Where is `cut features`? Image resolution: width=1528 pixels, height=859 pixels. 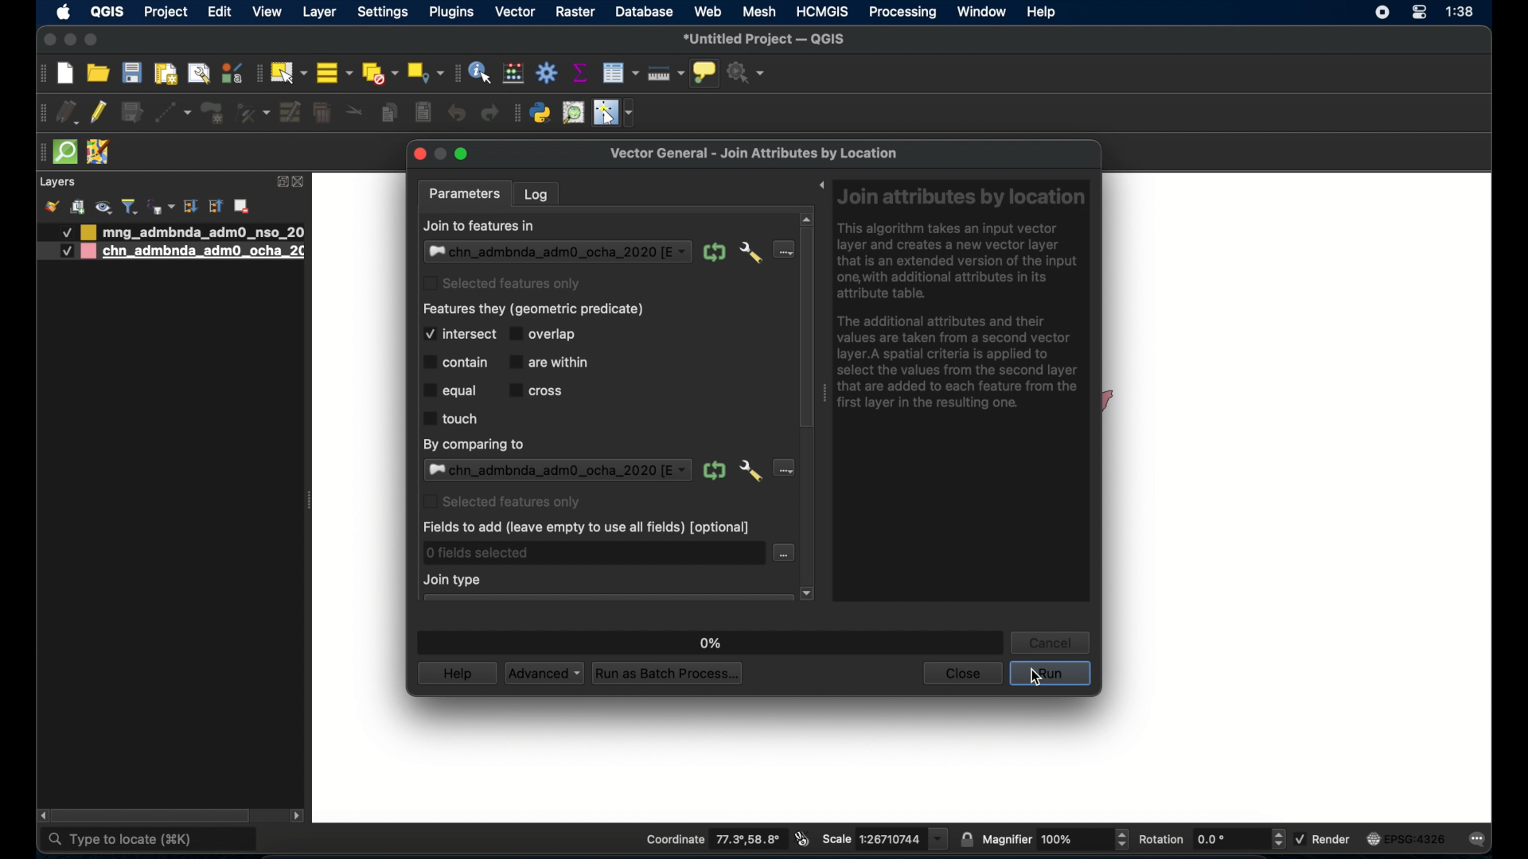 cut features is located at coordinates (355, 111).